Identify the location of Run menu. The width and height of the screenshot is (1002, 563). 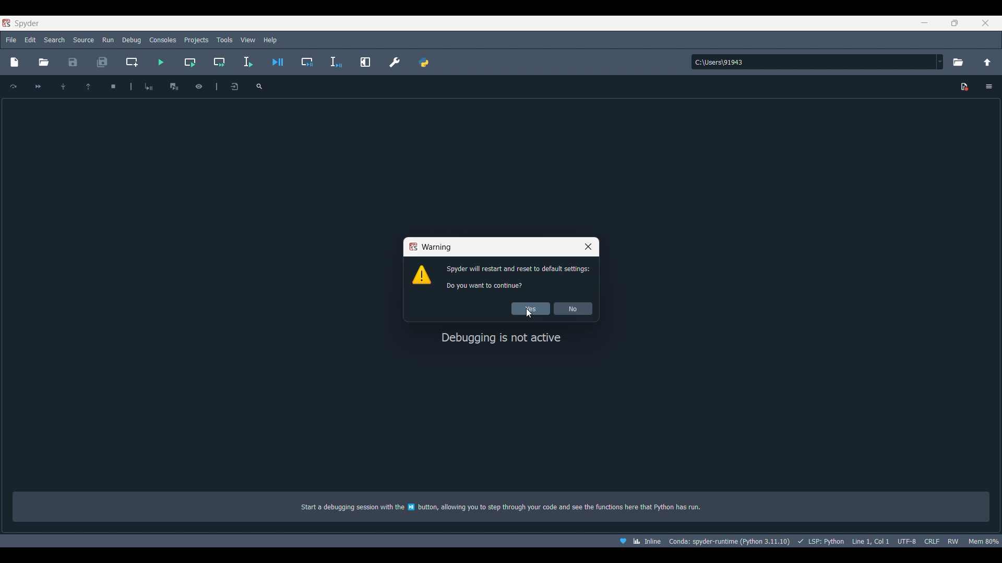
(106, 40).